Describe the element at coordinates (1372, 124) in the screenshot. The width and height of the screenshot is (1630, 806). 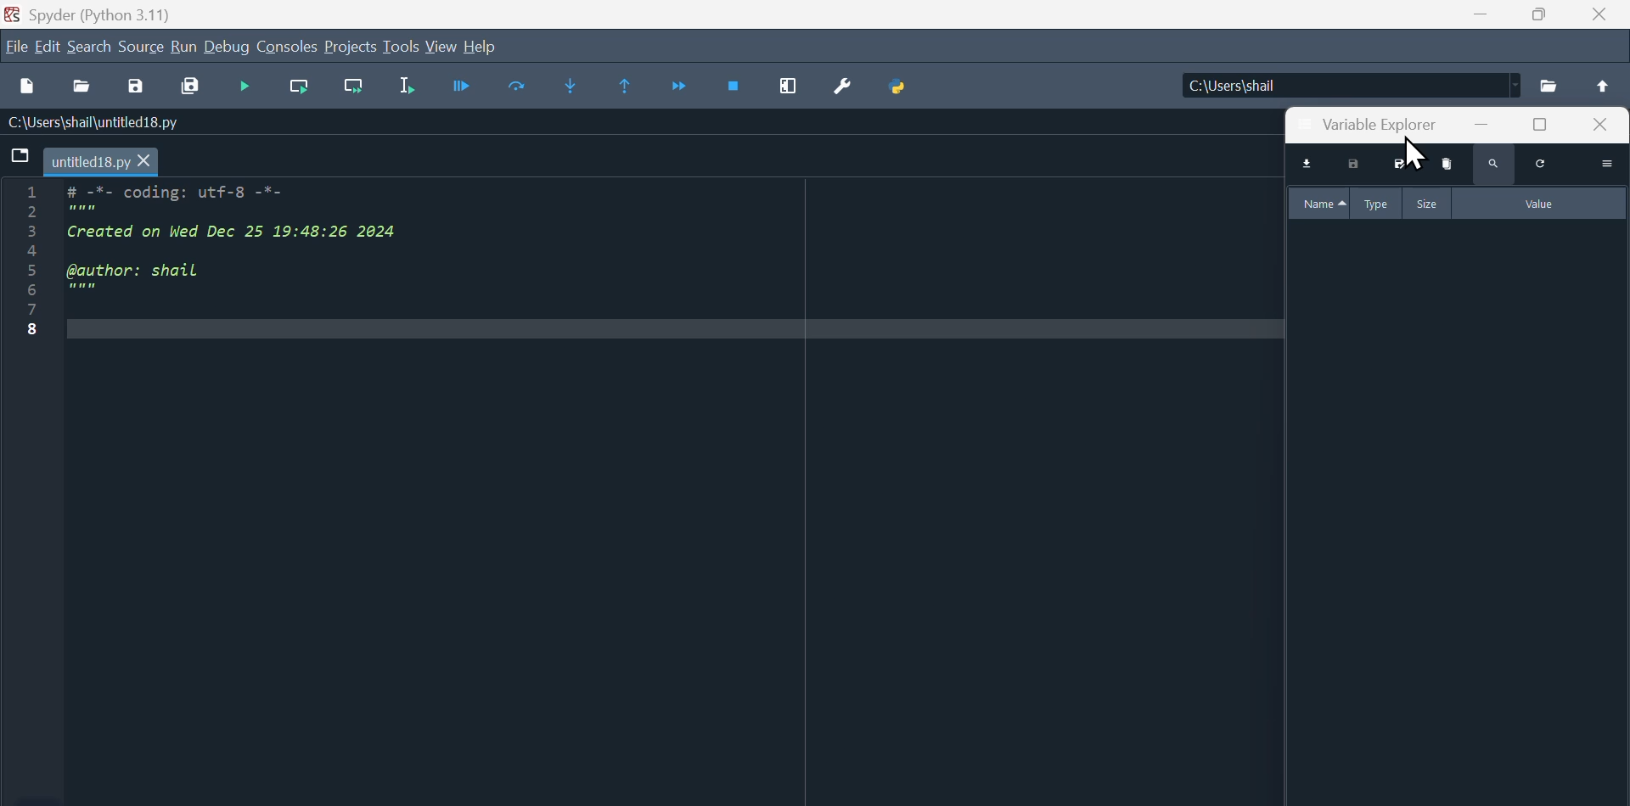
I see `variable explorer` at that location.